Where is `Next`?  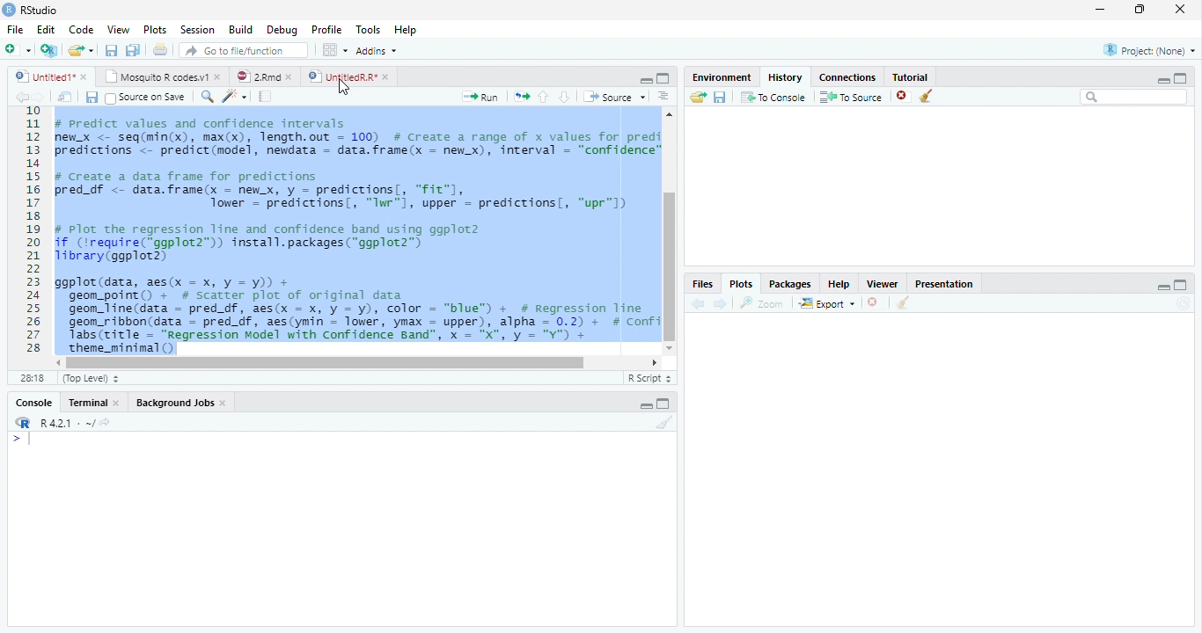
Next is located at coordinates (720, 305).